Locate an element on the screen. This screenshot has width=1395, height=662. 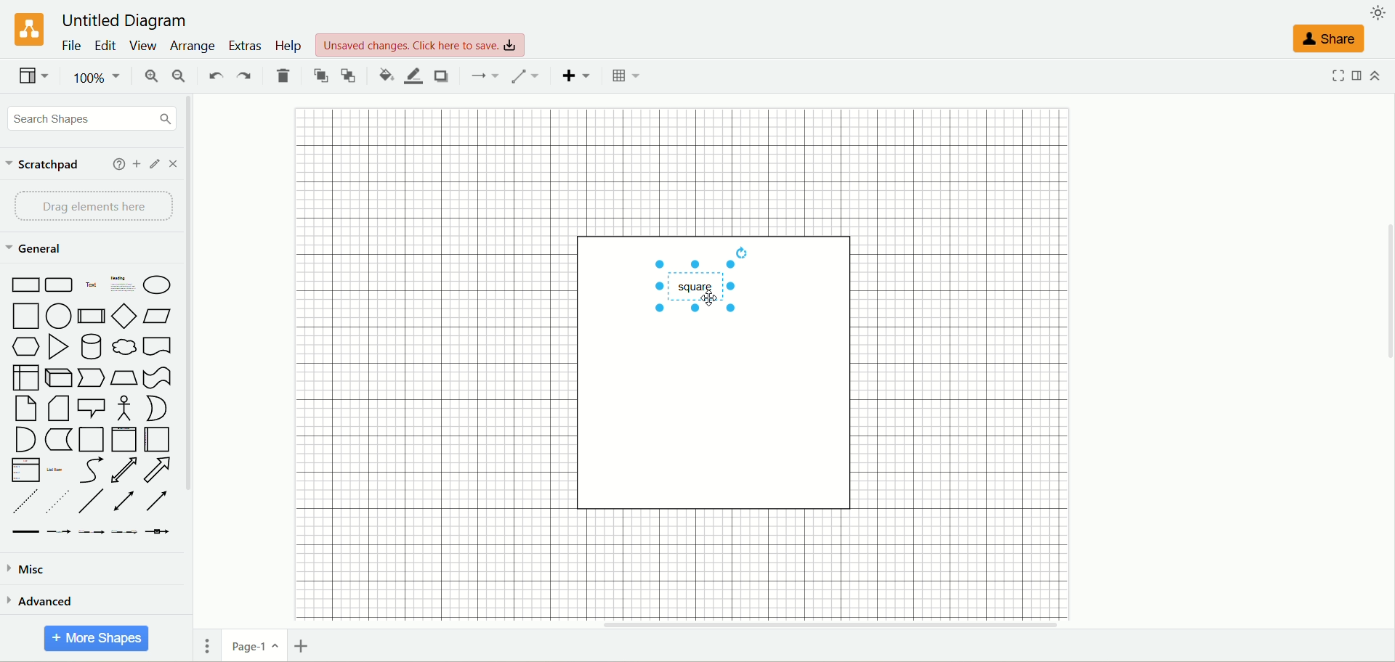
shapes is located at coordinates (89, 404).